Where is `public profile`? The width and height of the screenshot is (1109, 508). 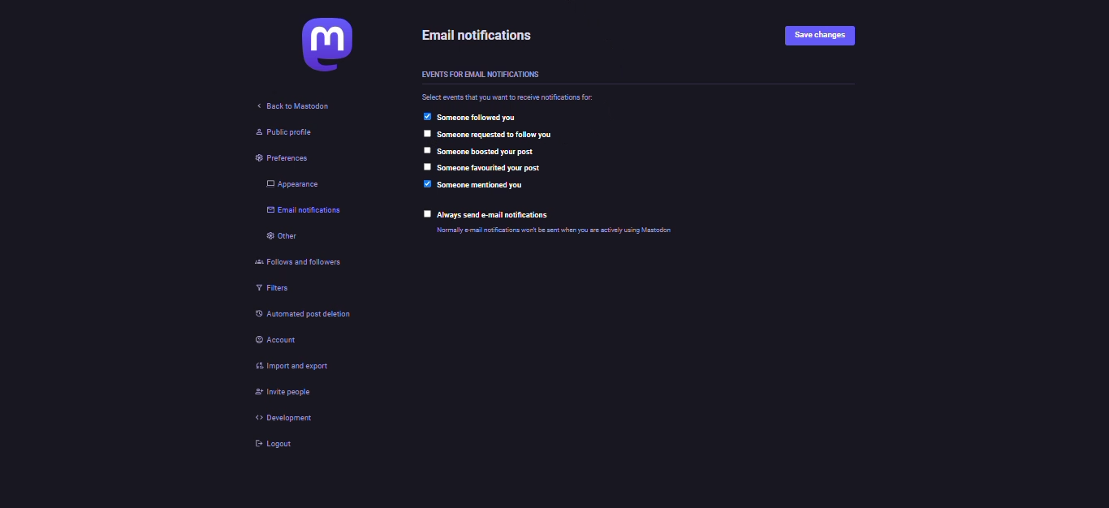
public profile is located at coordinates (274, 132).